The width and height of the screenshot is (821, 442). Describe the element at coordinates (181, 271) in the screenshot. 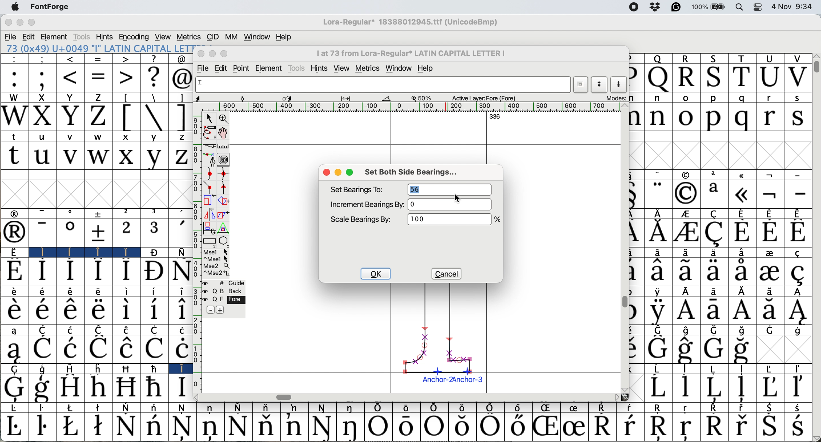

I see `Symbol` at that location.